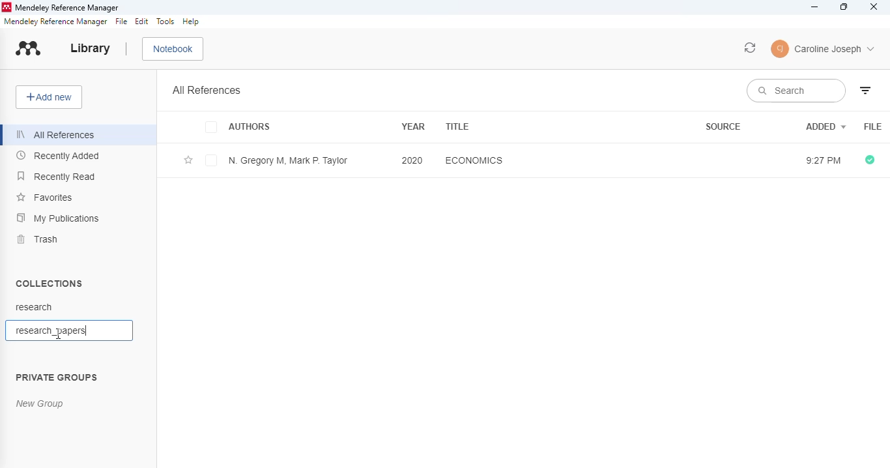 This screenshot has height=468, width=890. Describe the element at coordinates (844, 7) in the screenshot. I see `maximize` at that location.